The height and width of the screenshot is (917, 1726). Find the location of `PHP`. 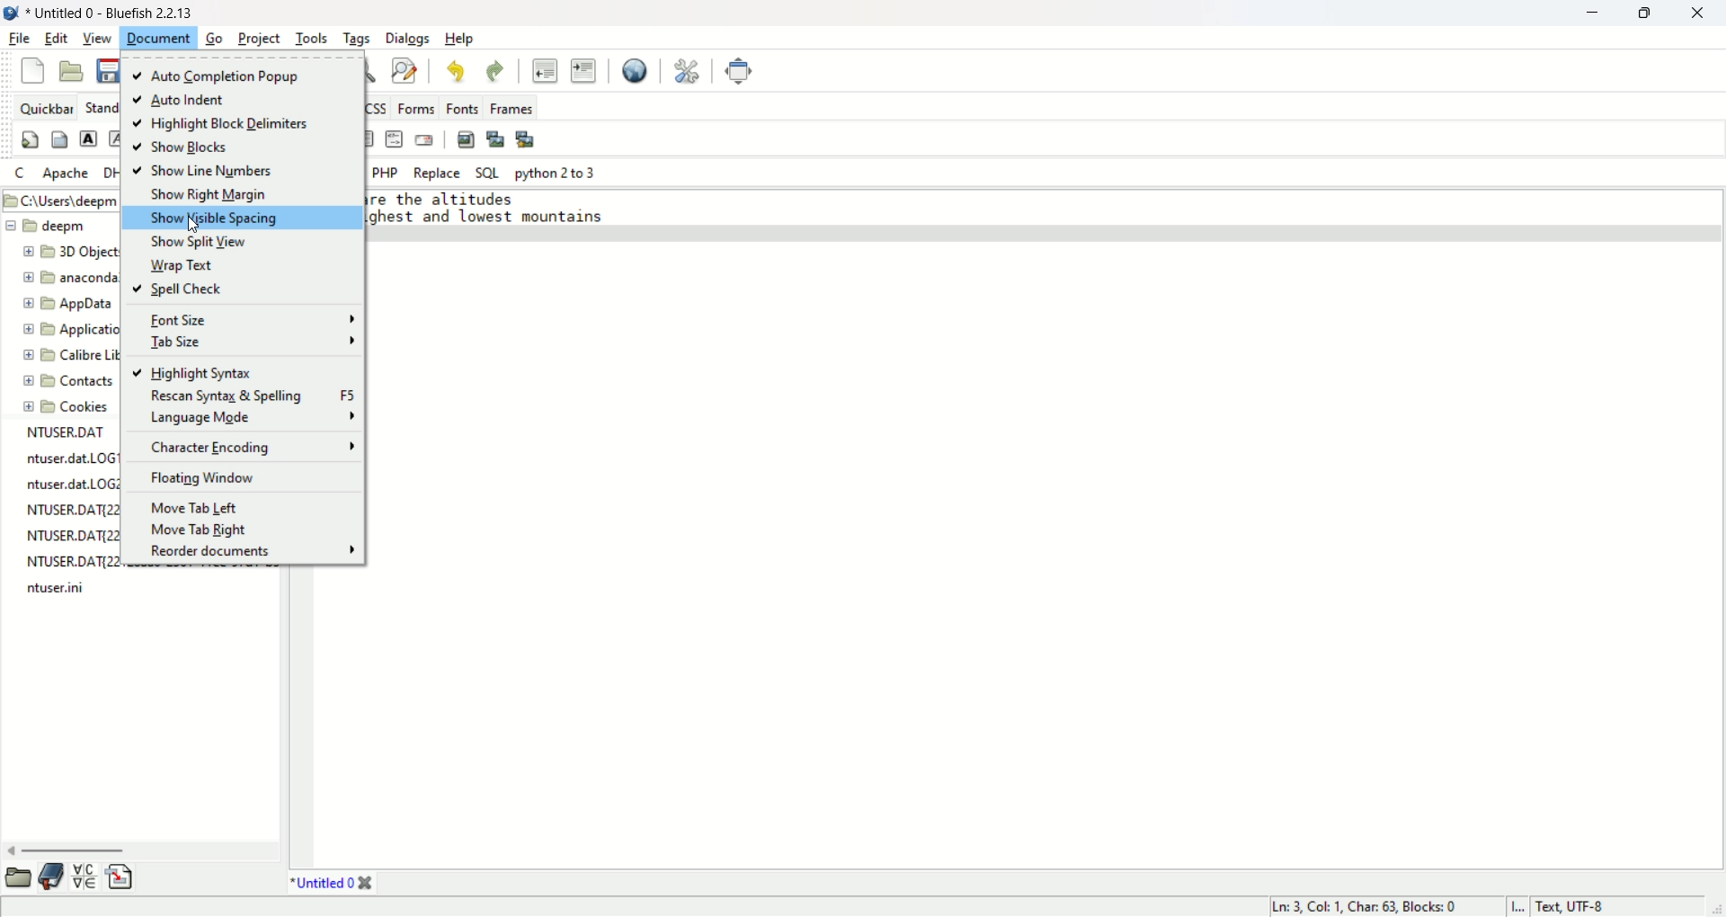

PHP is located at coordinates (386, 173).